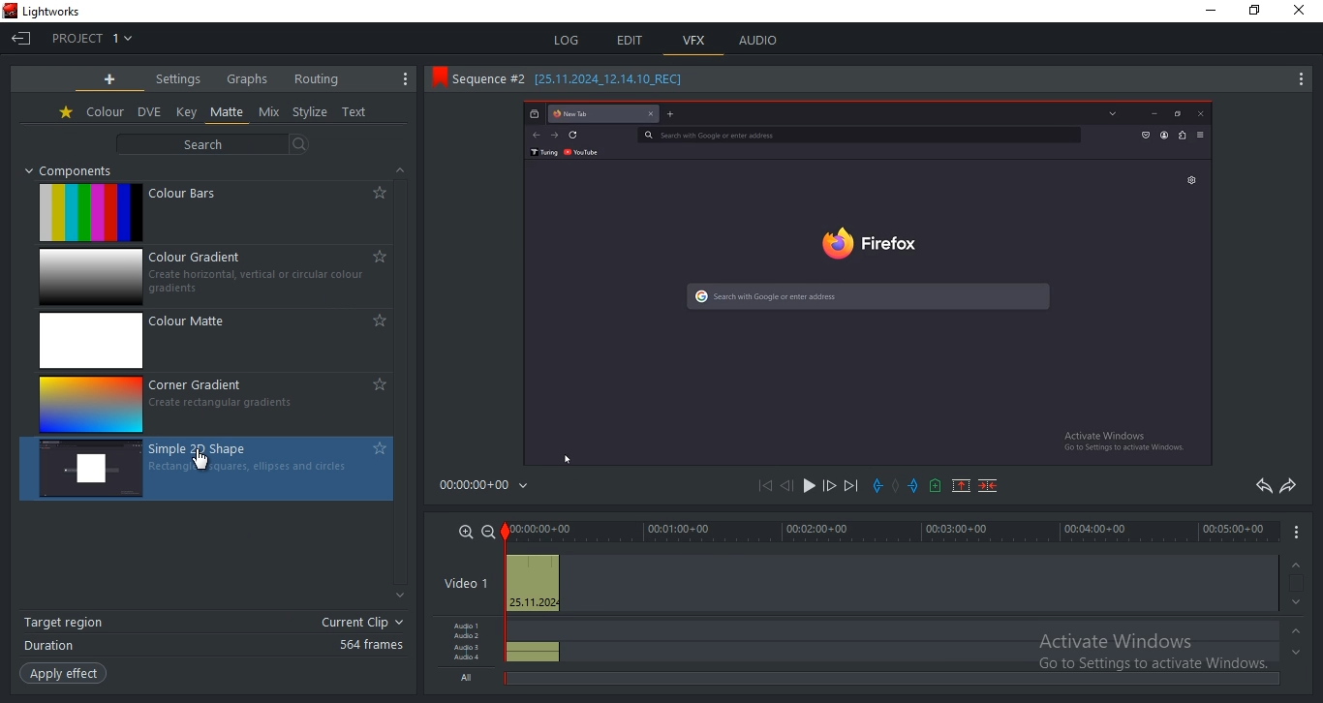 This screenshot has height=703, width=1323. What do you see at coordinates (110, 79) in the screenshot?
I see `add` at bounding box center [110, 79].